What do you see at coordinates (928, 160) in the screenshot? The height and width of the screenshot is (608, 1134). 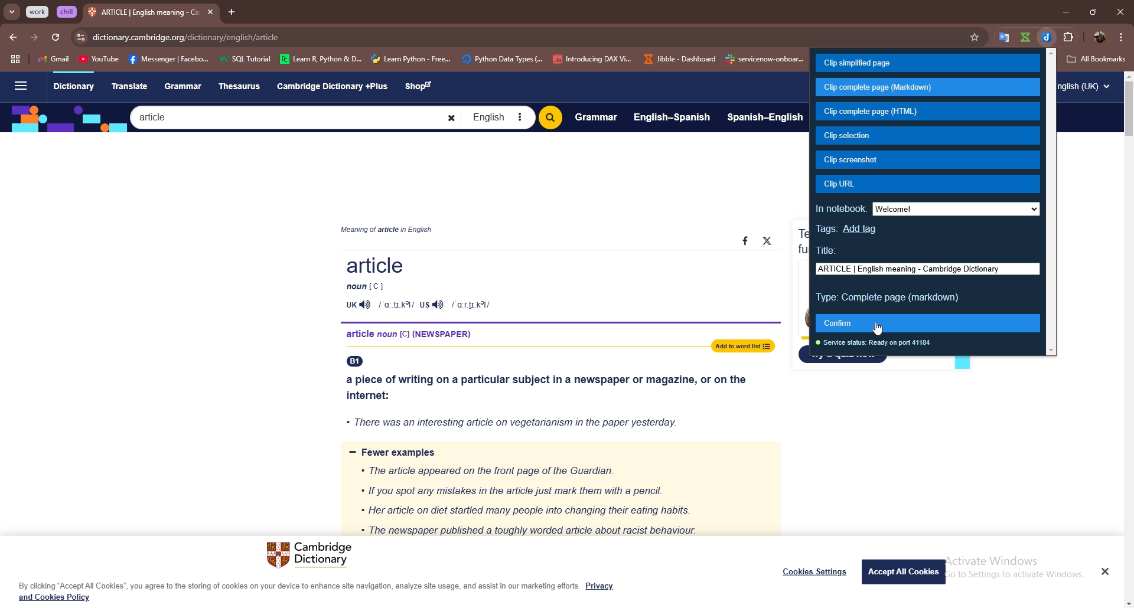 I see `clip screenshot` at bounding box center [928, 160].